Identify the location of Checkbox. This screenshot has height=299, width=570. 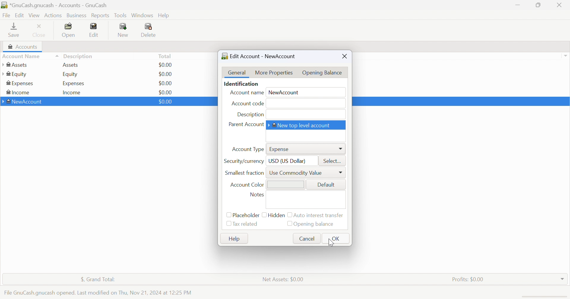
(289, 224).